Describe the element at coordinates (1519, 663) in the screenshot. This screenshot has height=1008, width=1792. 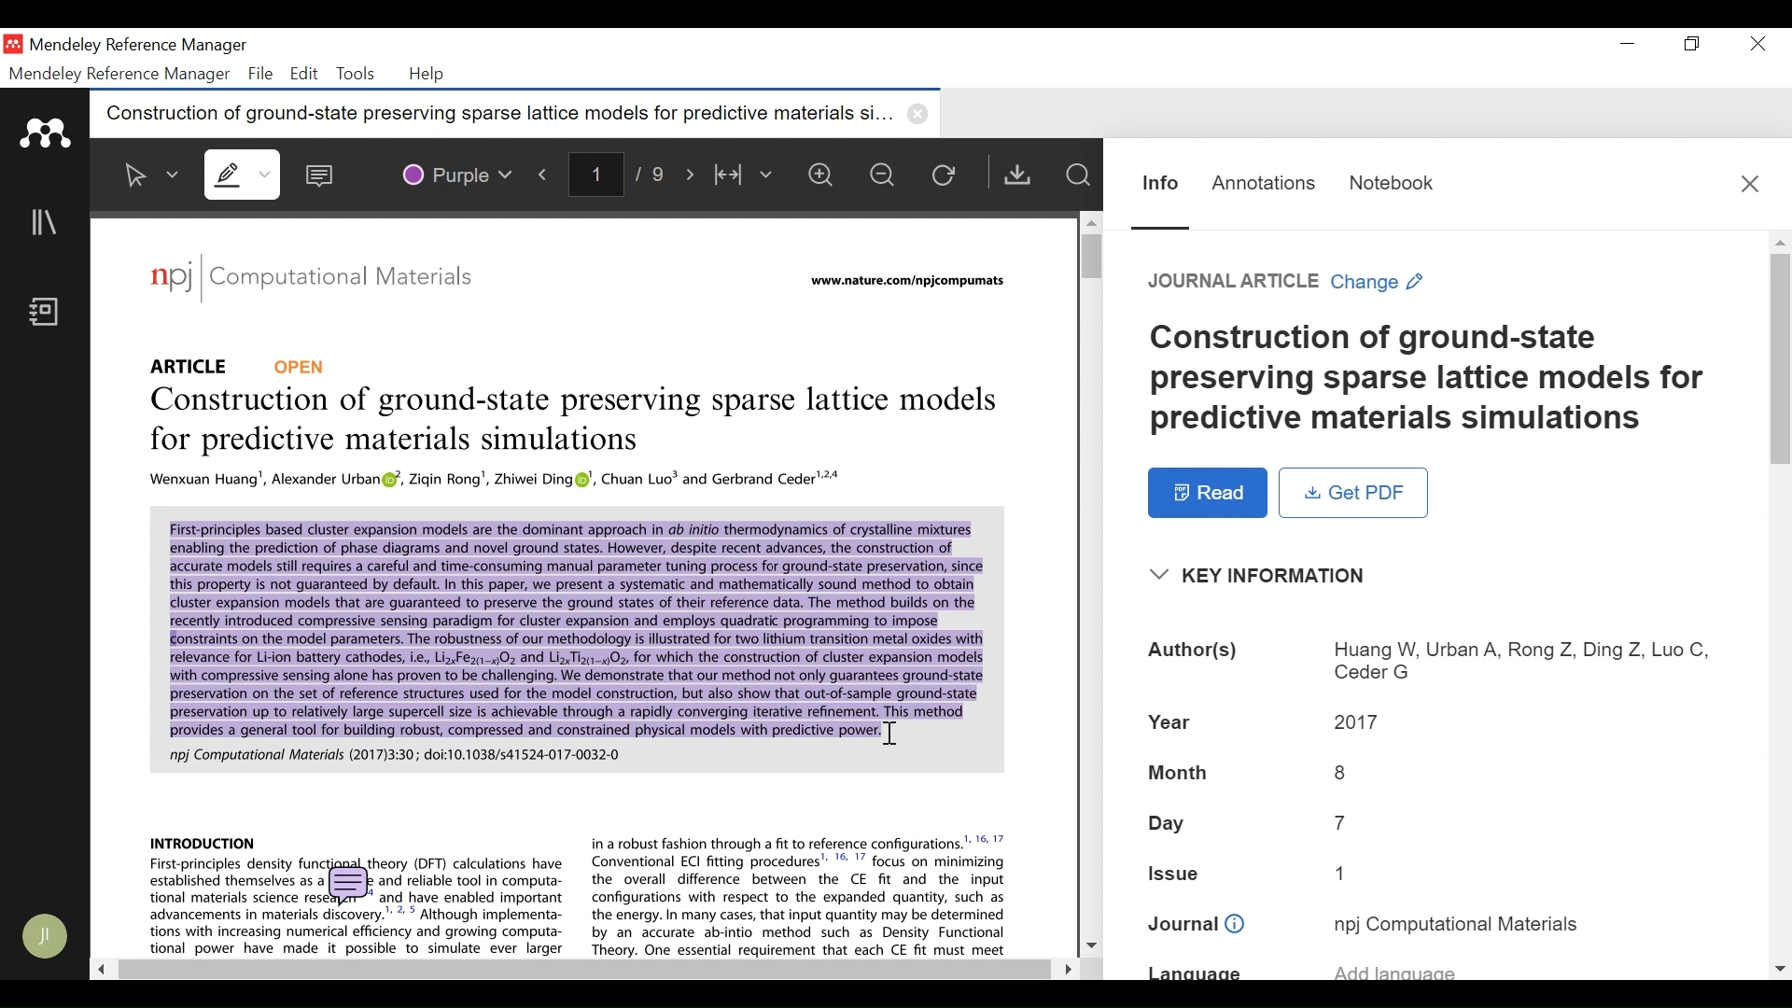
I see `Authors` at that location.